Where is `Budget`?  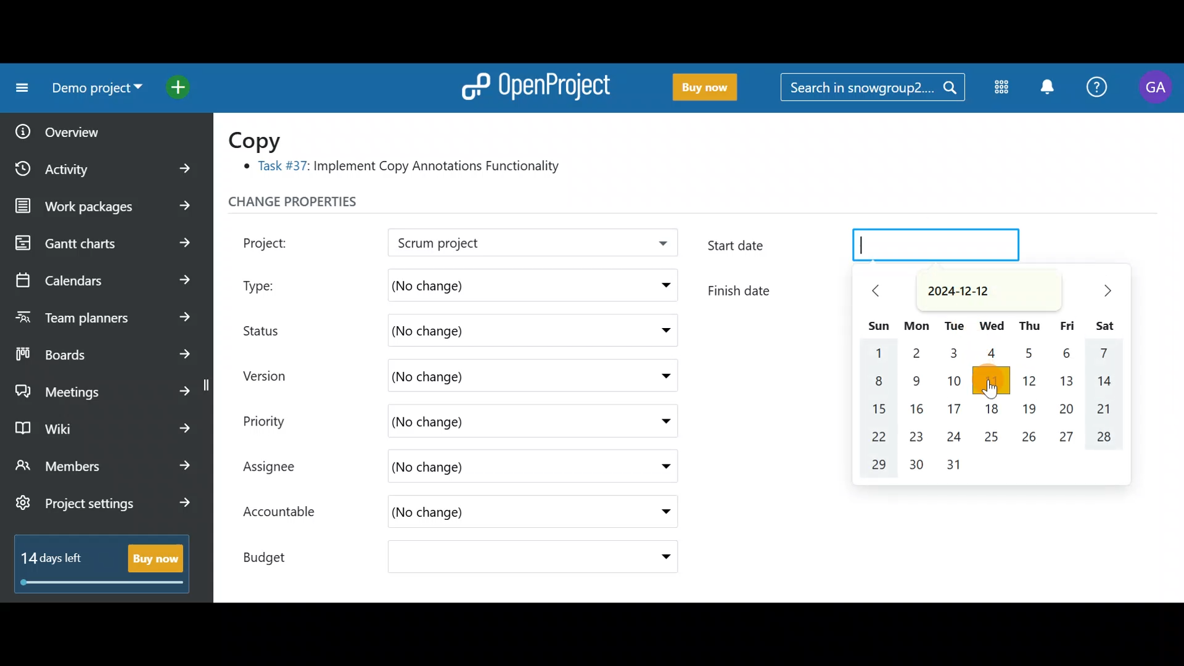
Budget is located at coordinates (277, 554).